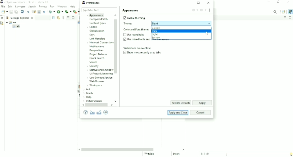  Describe the element at coordinates (32, 7) in the screenshot. I see `Search` at that location.